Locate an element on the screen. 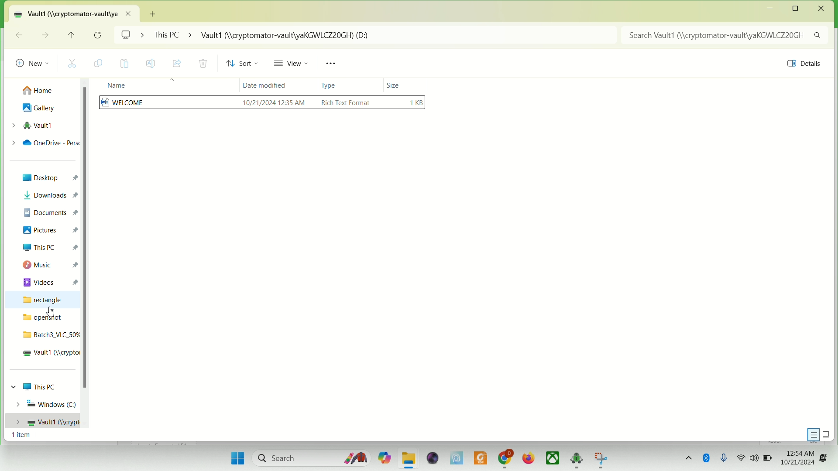  pictures is located at coordinates (49, 230).